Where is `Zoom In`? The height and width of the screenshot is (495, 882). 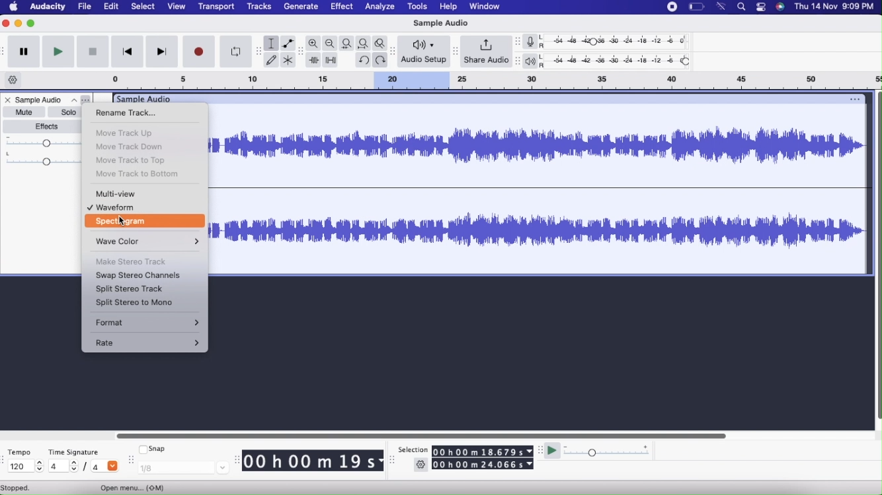
Zoom In is located at coordinates (313, 42).